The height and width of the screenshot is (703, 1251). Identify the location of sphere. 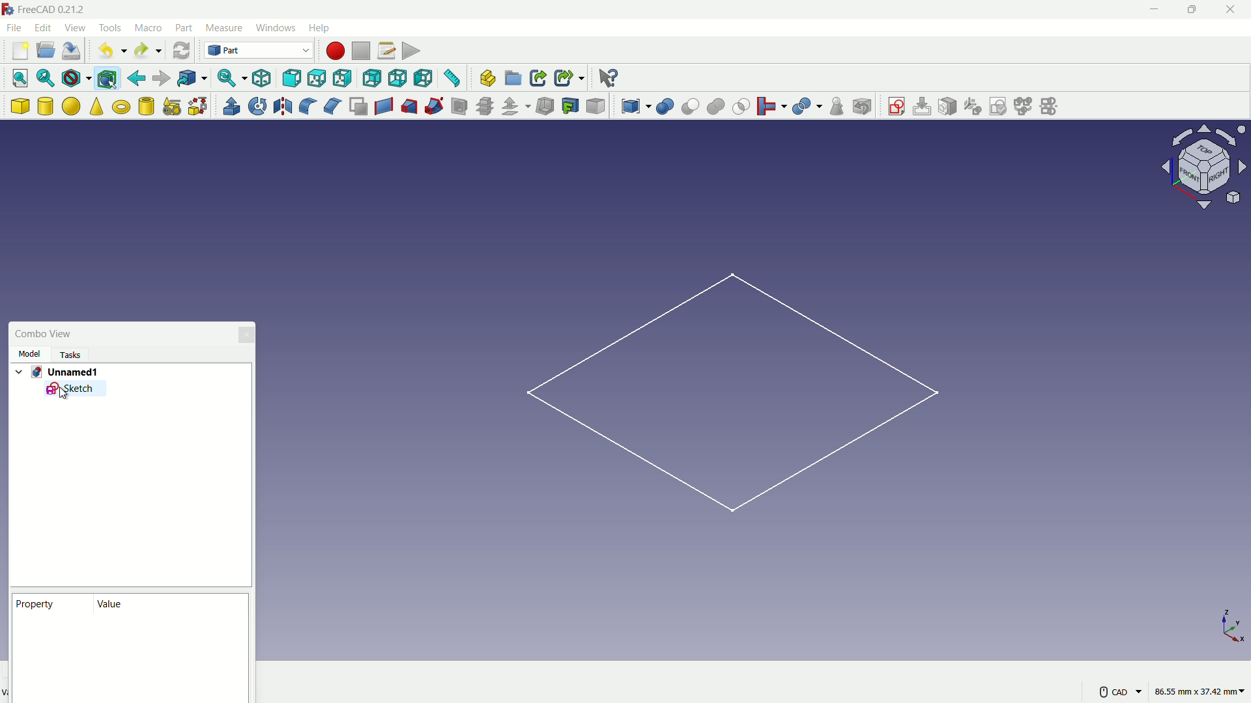
(71, 105).